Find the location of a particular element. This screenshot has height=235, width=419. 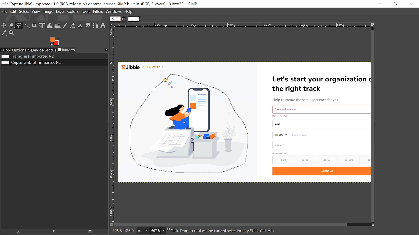

Path tool is located at coordinates (96, 25).